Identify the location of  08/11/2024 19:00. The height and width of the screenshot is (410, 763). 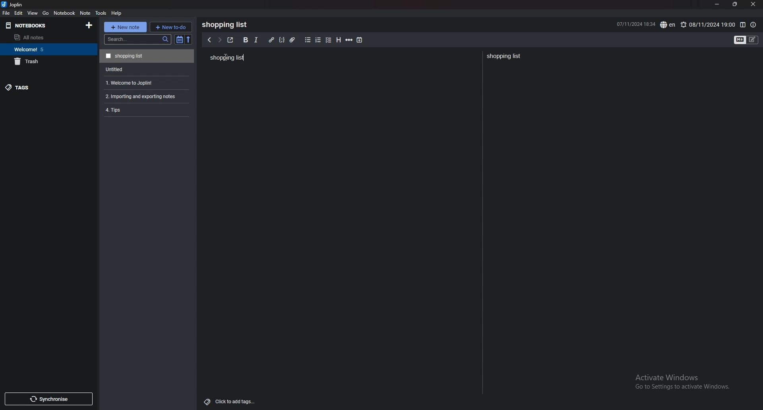
(707, 25).